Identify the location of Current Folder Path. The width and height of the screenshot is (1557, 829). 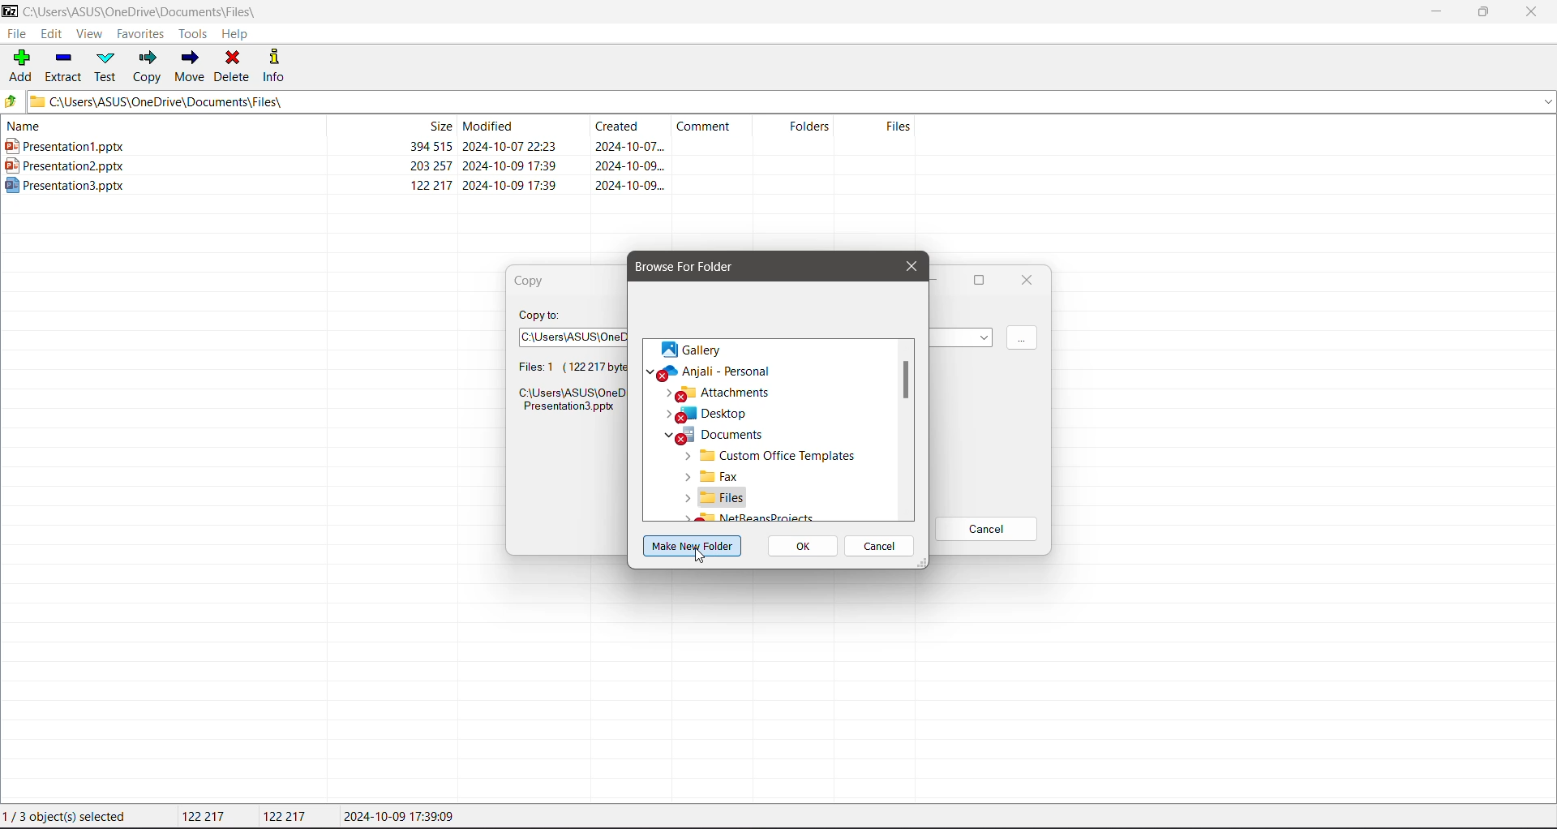
(793, 101).